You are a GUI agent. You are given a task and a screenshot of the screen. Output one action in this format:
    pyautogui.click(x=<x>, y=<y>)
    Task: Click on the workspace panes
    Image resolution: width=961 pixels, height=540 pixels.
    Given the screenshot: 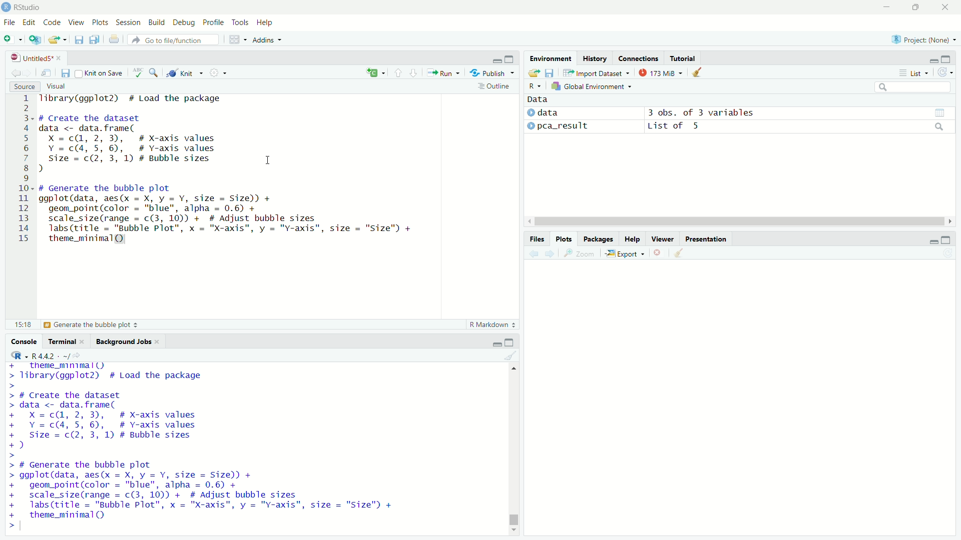 What is the action you would take?
    pyautogui.click(x=236, y=39)
    